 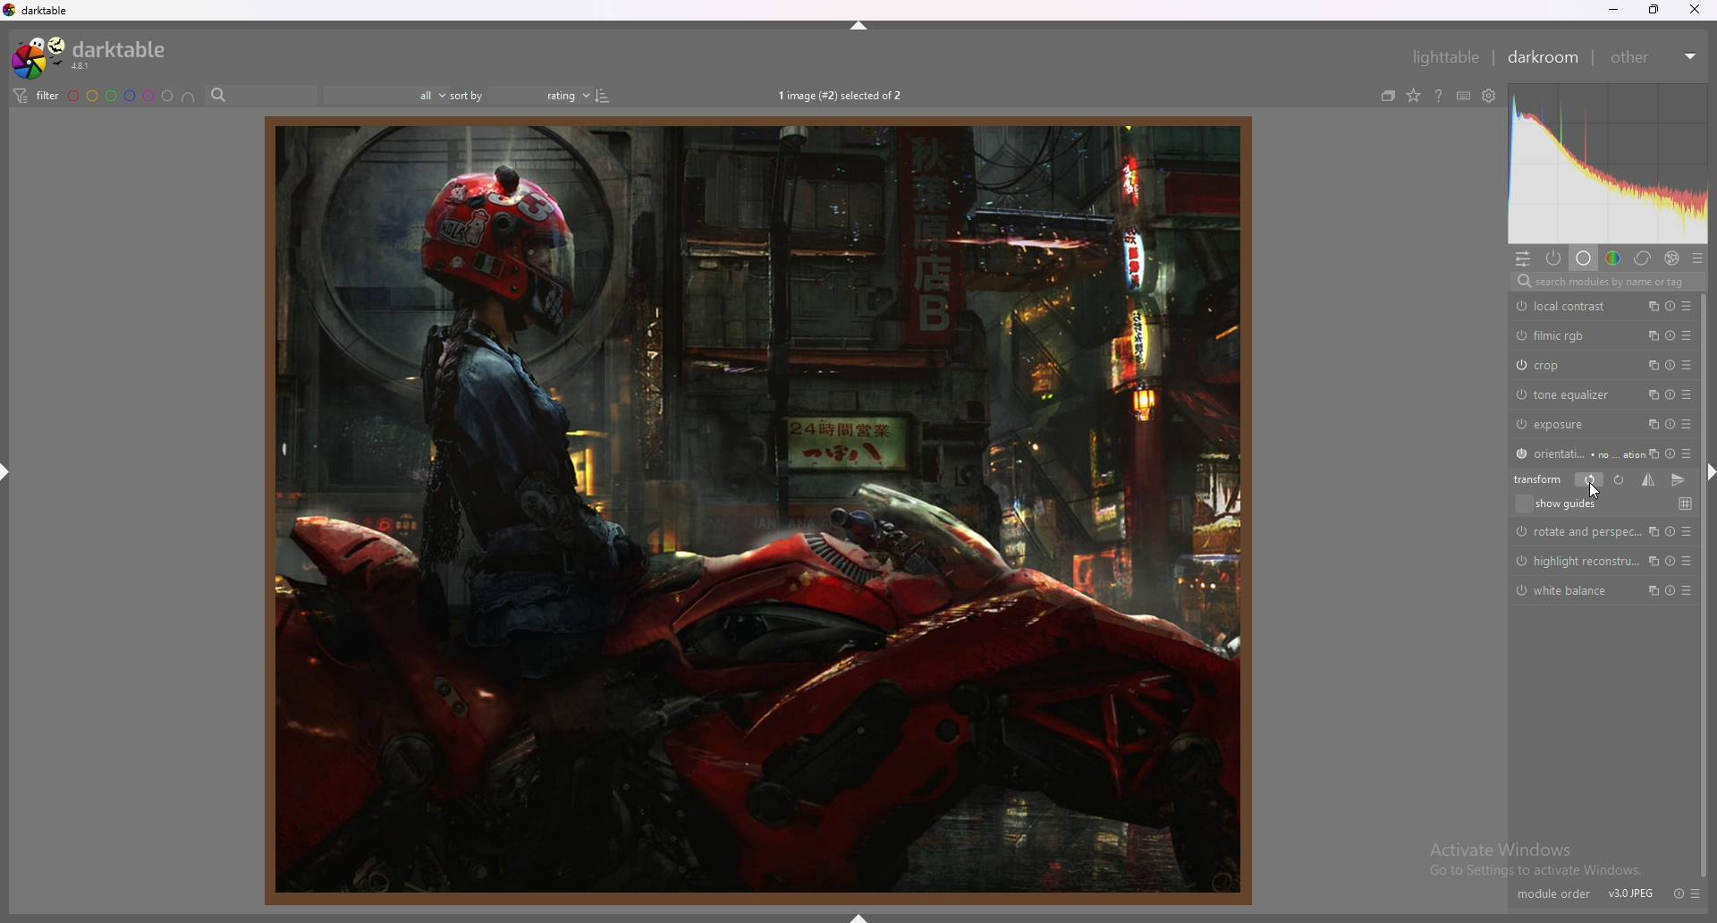 What do you see at coordinates (1608, 165) in the screenshot?
I see `heat map` at bounding box center [1608, 165].